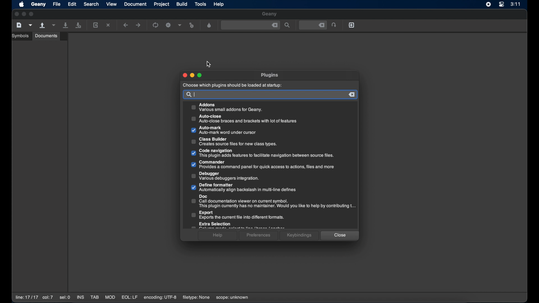 The height and width of the screenshot is (303, 539). I want to click on line:17/17, so click(26, 297).